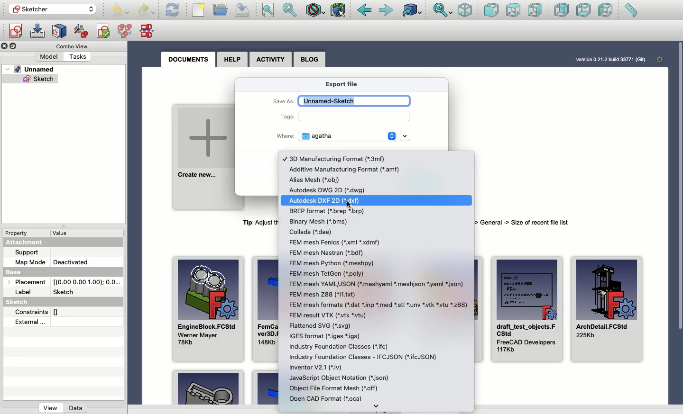  I want to click on Forward, so click(388, 12).